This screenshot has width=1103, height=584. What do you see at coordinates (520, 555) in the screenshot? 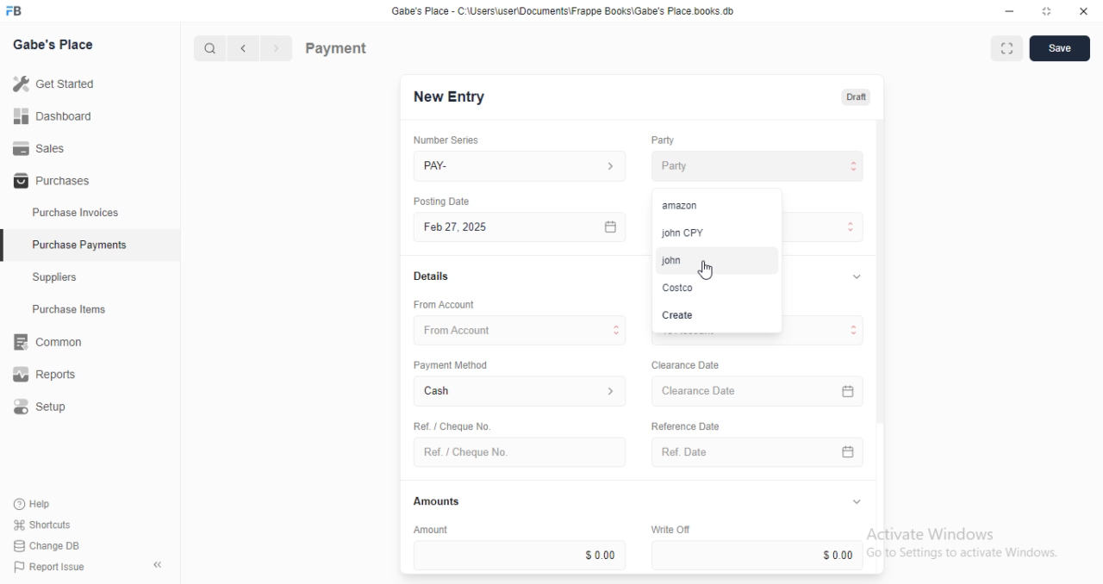
I see `$0.00` at bounding box center [520, 555].